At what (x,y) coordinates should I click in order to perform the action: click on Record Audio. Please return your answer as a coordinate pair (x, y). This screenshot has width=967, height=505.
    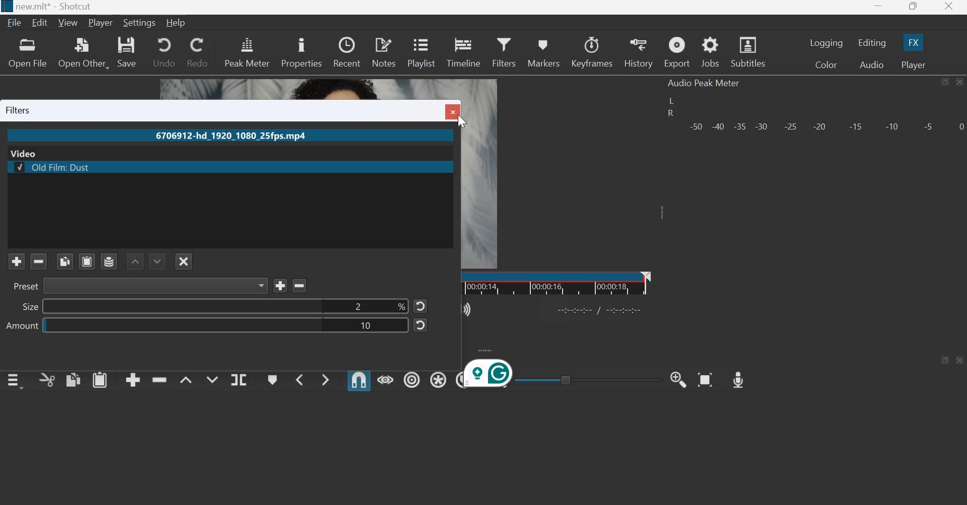
    Looking at the image, I should click on (737, 377).